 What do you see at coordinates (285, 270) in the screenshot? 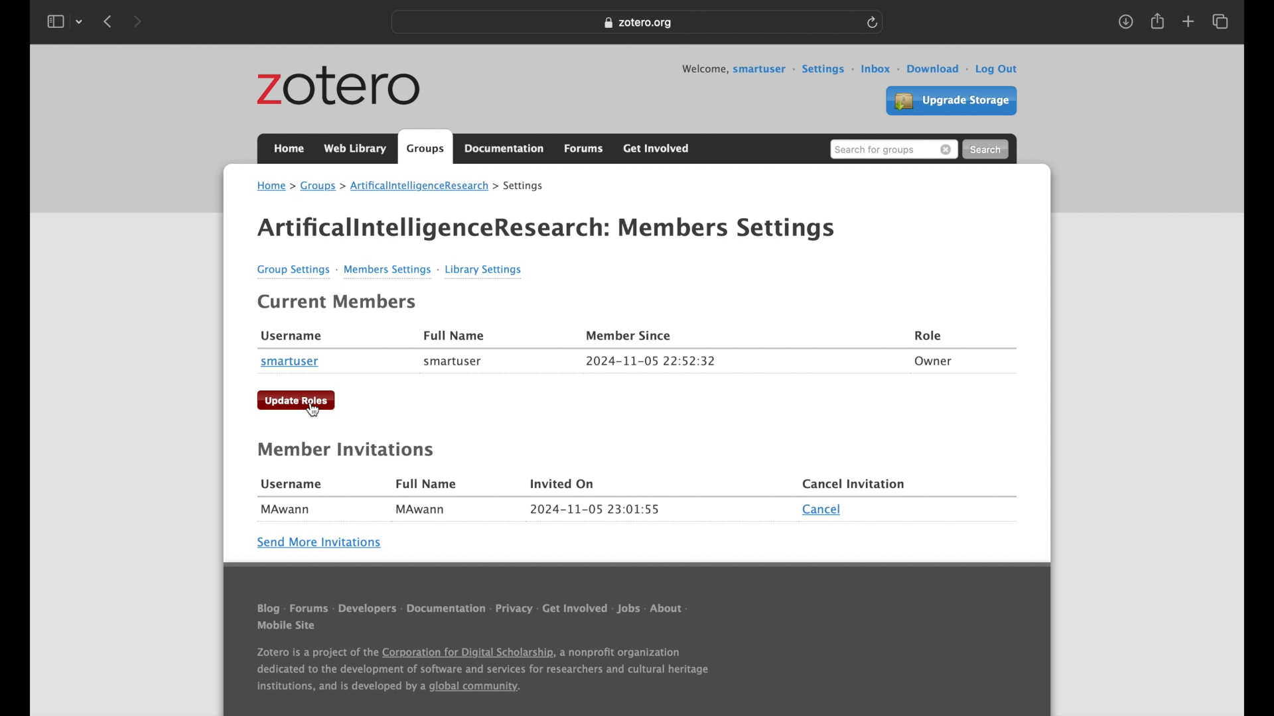
I see `Group Settings` at bounding box center [285, 270].